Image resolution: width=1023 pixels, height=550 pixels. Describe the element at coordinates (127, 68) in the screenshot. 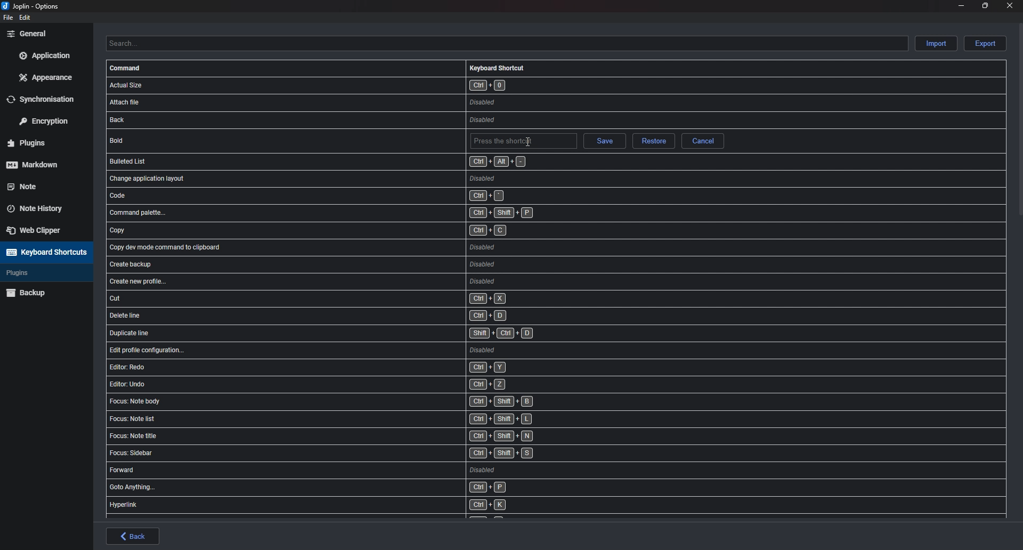

I see `Command` at that location.